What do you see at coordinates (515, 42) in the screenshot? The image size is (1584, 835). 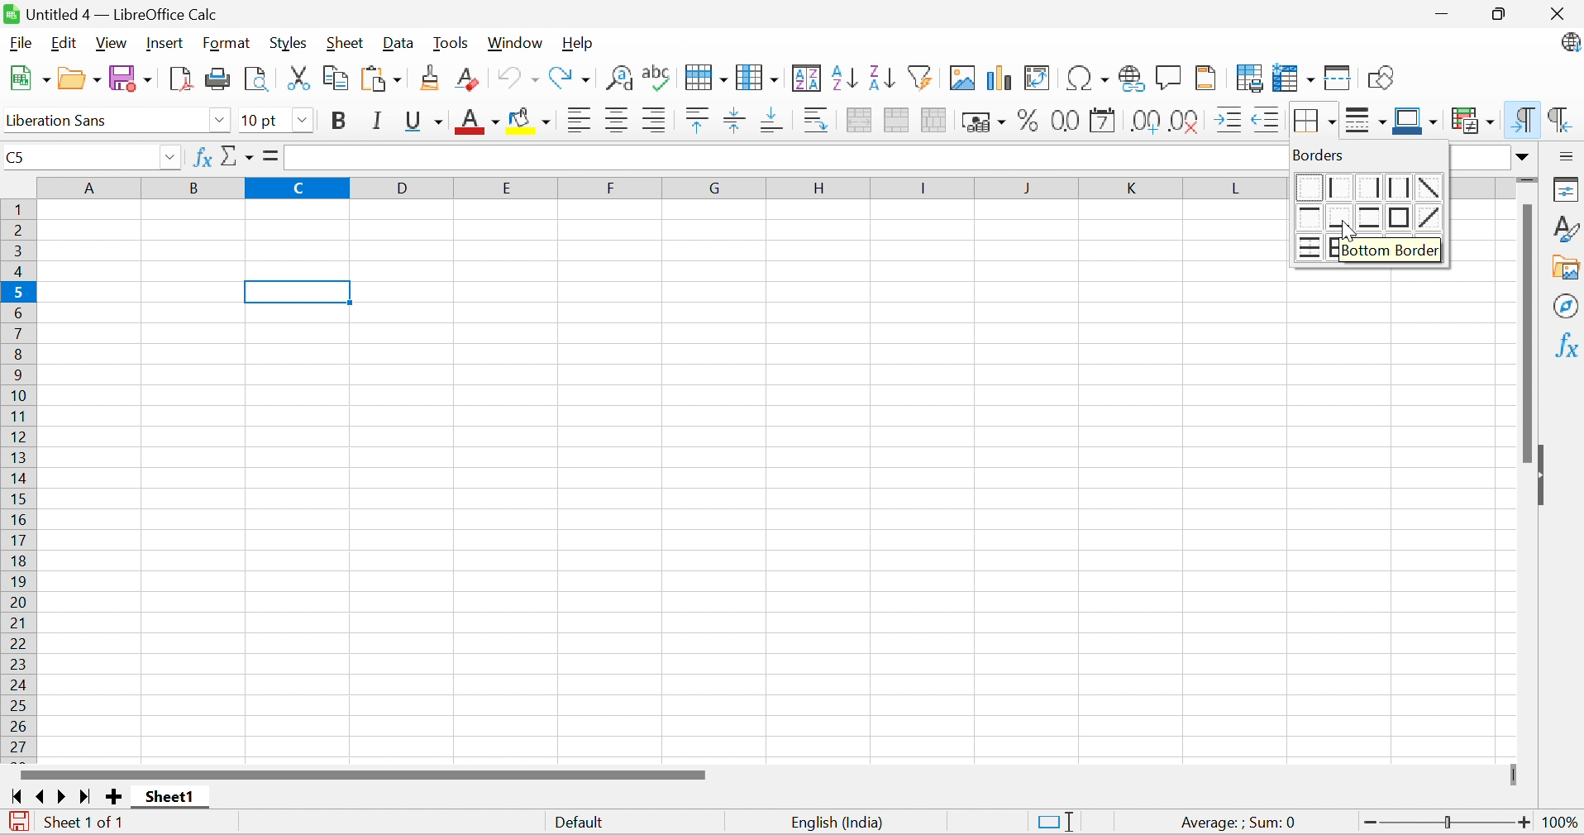 I see `Window` at bounding box center [515, 42].